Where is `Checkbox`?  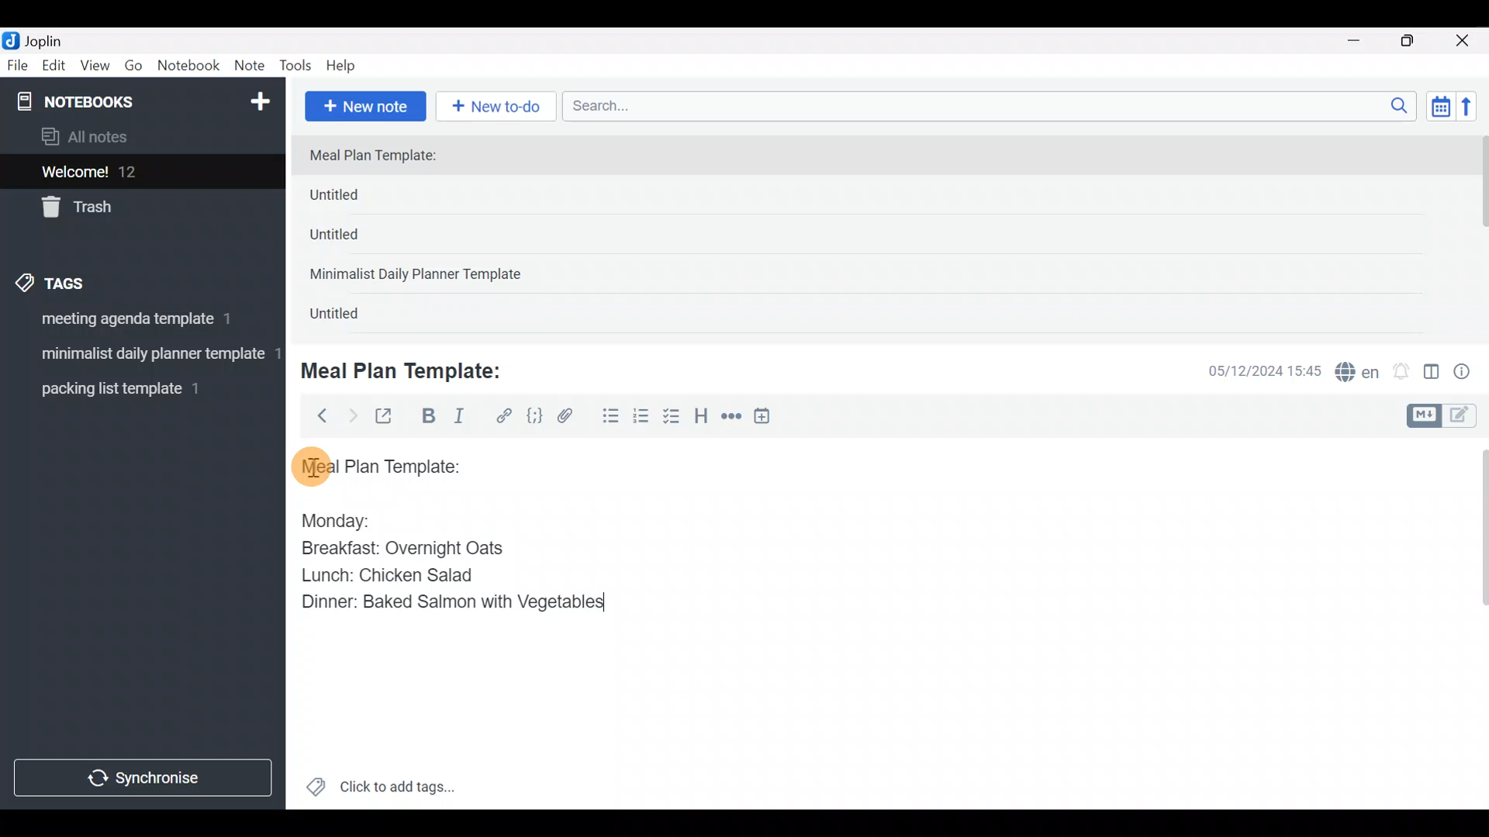 Checkbox is located at coordinates (673, 418).